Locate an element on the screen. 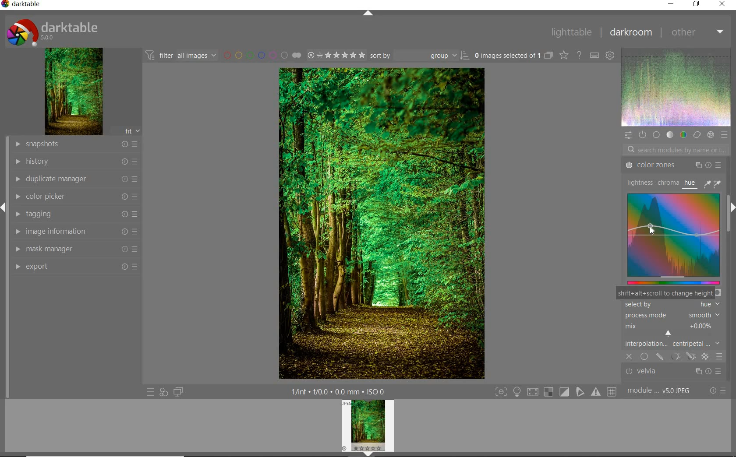 The width and height of the screenshot is (736, 457). EFFORT is located at coordinates (77, 267).